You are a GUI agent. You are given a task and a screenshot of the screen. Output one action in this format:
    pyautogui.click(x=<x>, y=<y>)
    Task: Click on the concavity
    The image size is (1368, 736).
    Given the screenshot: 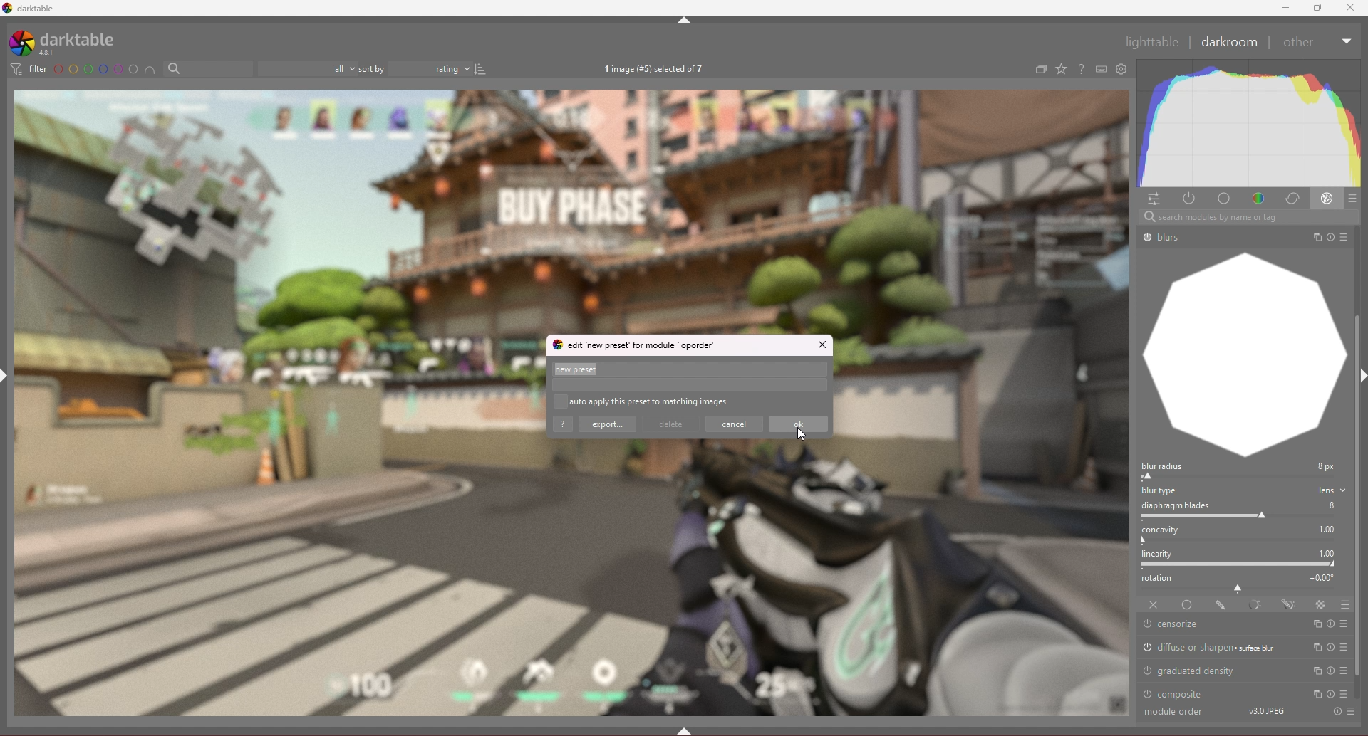 What is the action you would take?
    pyautogui.click(x=1244, y=535)
    